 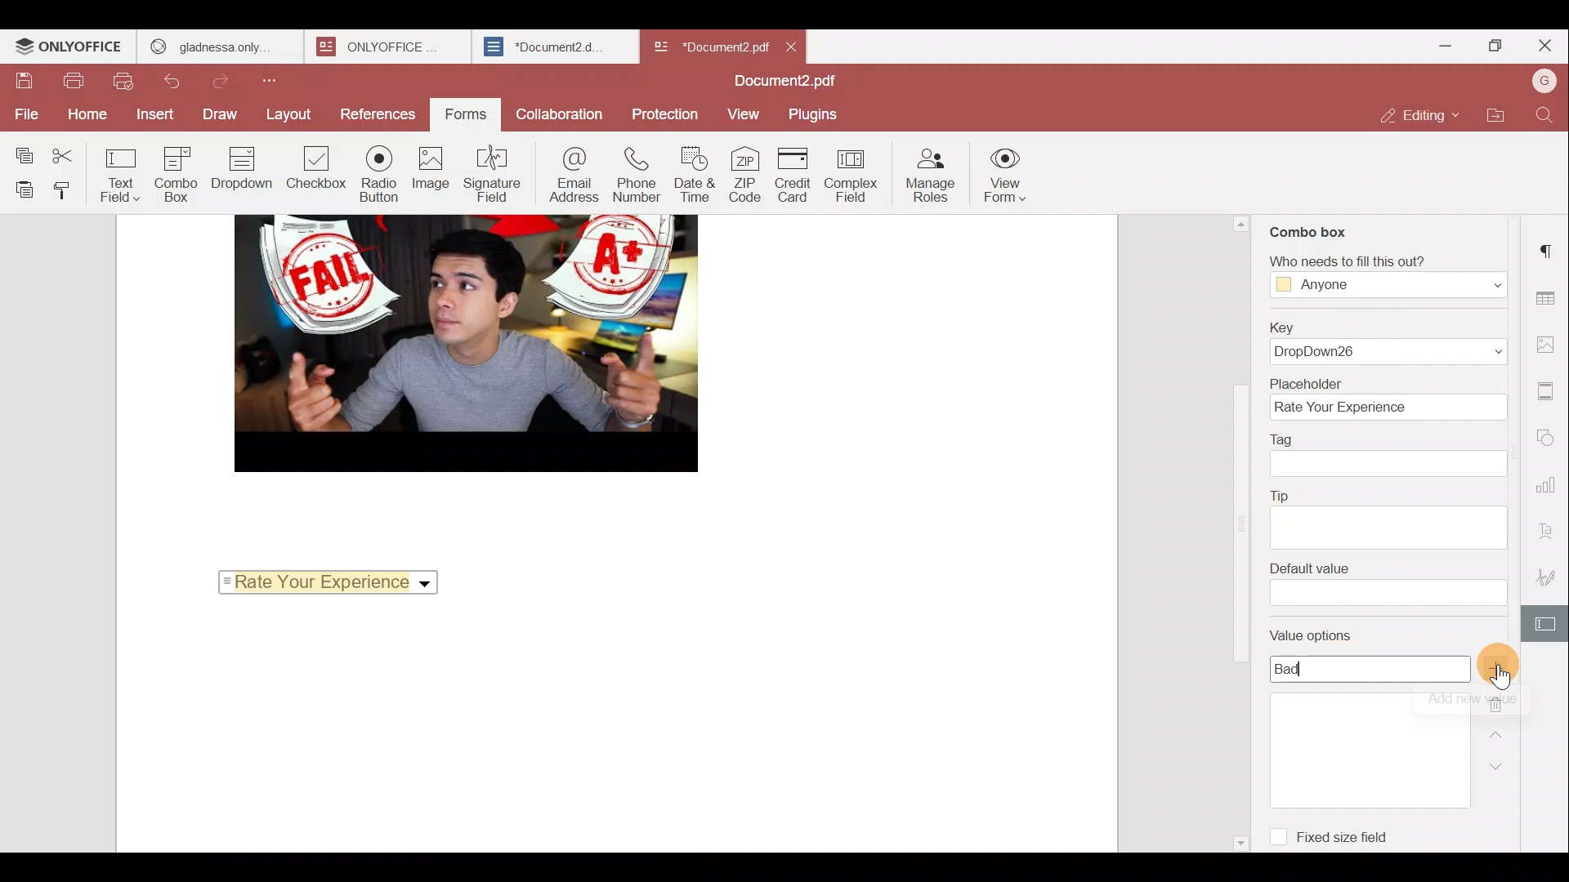 What do you see at coordinates (377, 47) in the screenshot?
I see `ONLYOFFICE` at bounding box center [377, 47].